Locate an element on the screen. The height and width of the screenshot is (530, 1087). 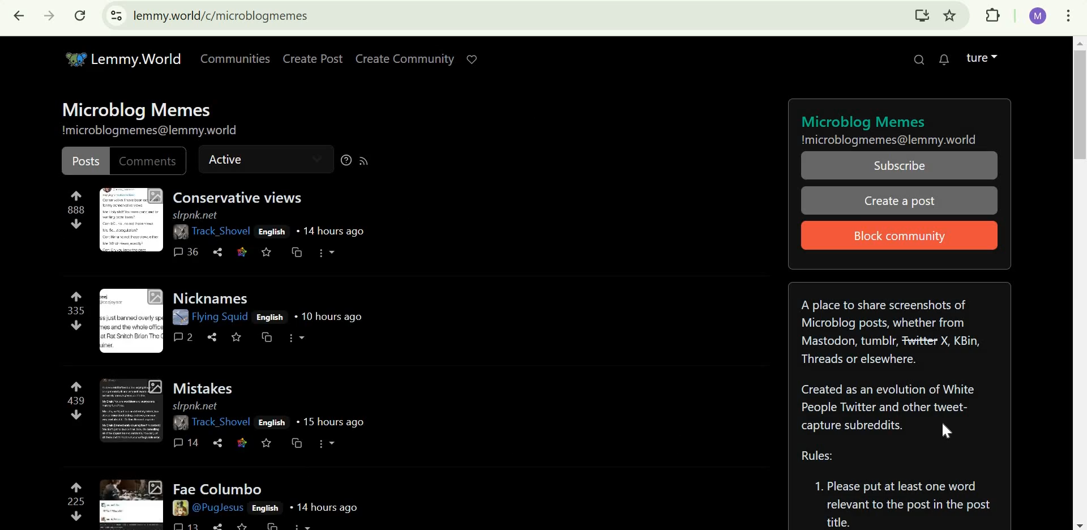
downvote is located at coordinates (78, 326).